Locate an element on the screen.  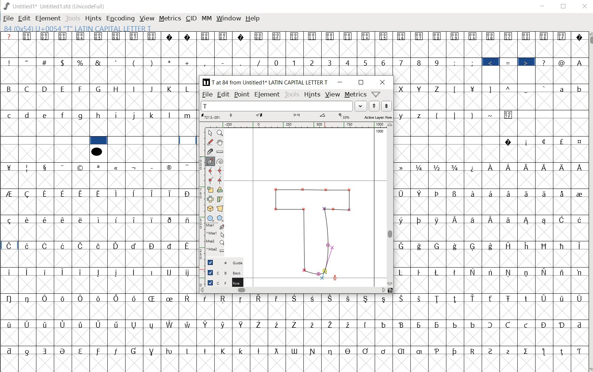
Symbol is located at coordinates (527, 193).